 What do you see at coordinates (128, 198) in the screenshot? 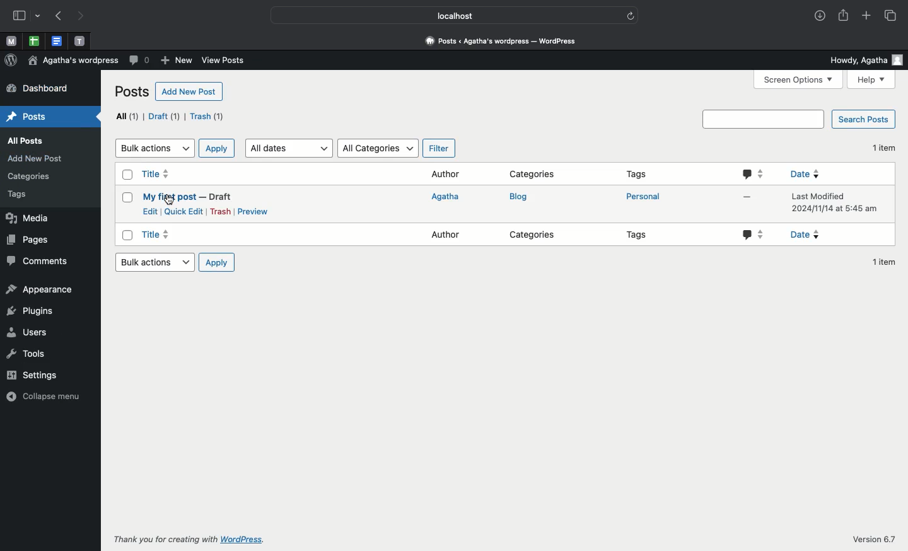
I see `checkbox` at bounding box center [128, 198].